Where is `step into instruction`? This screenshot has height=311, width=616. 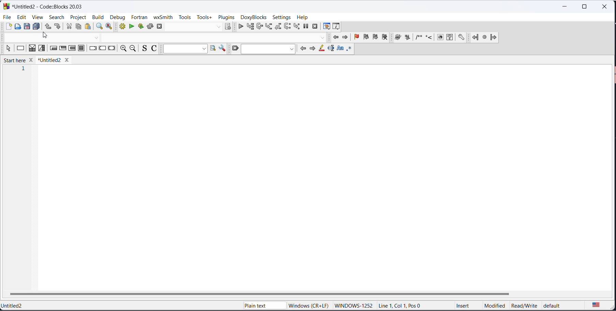
step into instruction is located at coordinates (296, 27).